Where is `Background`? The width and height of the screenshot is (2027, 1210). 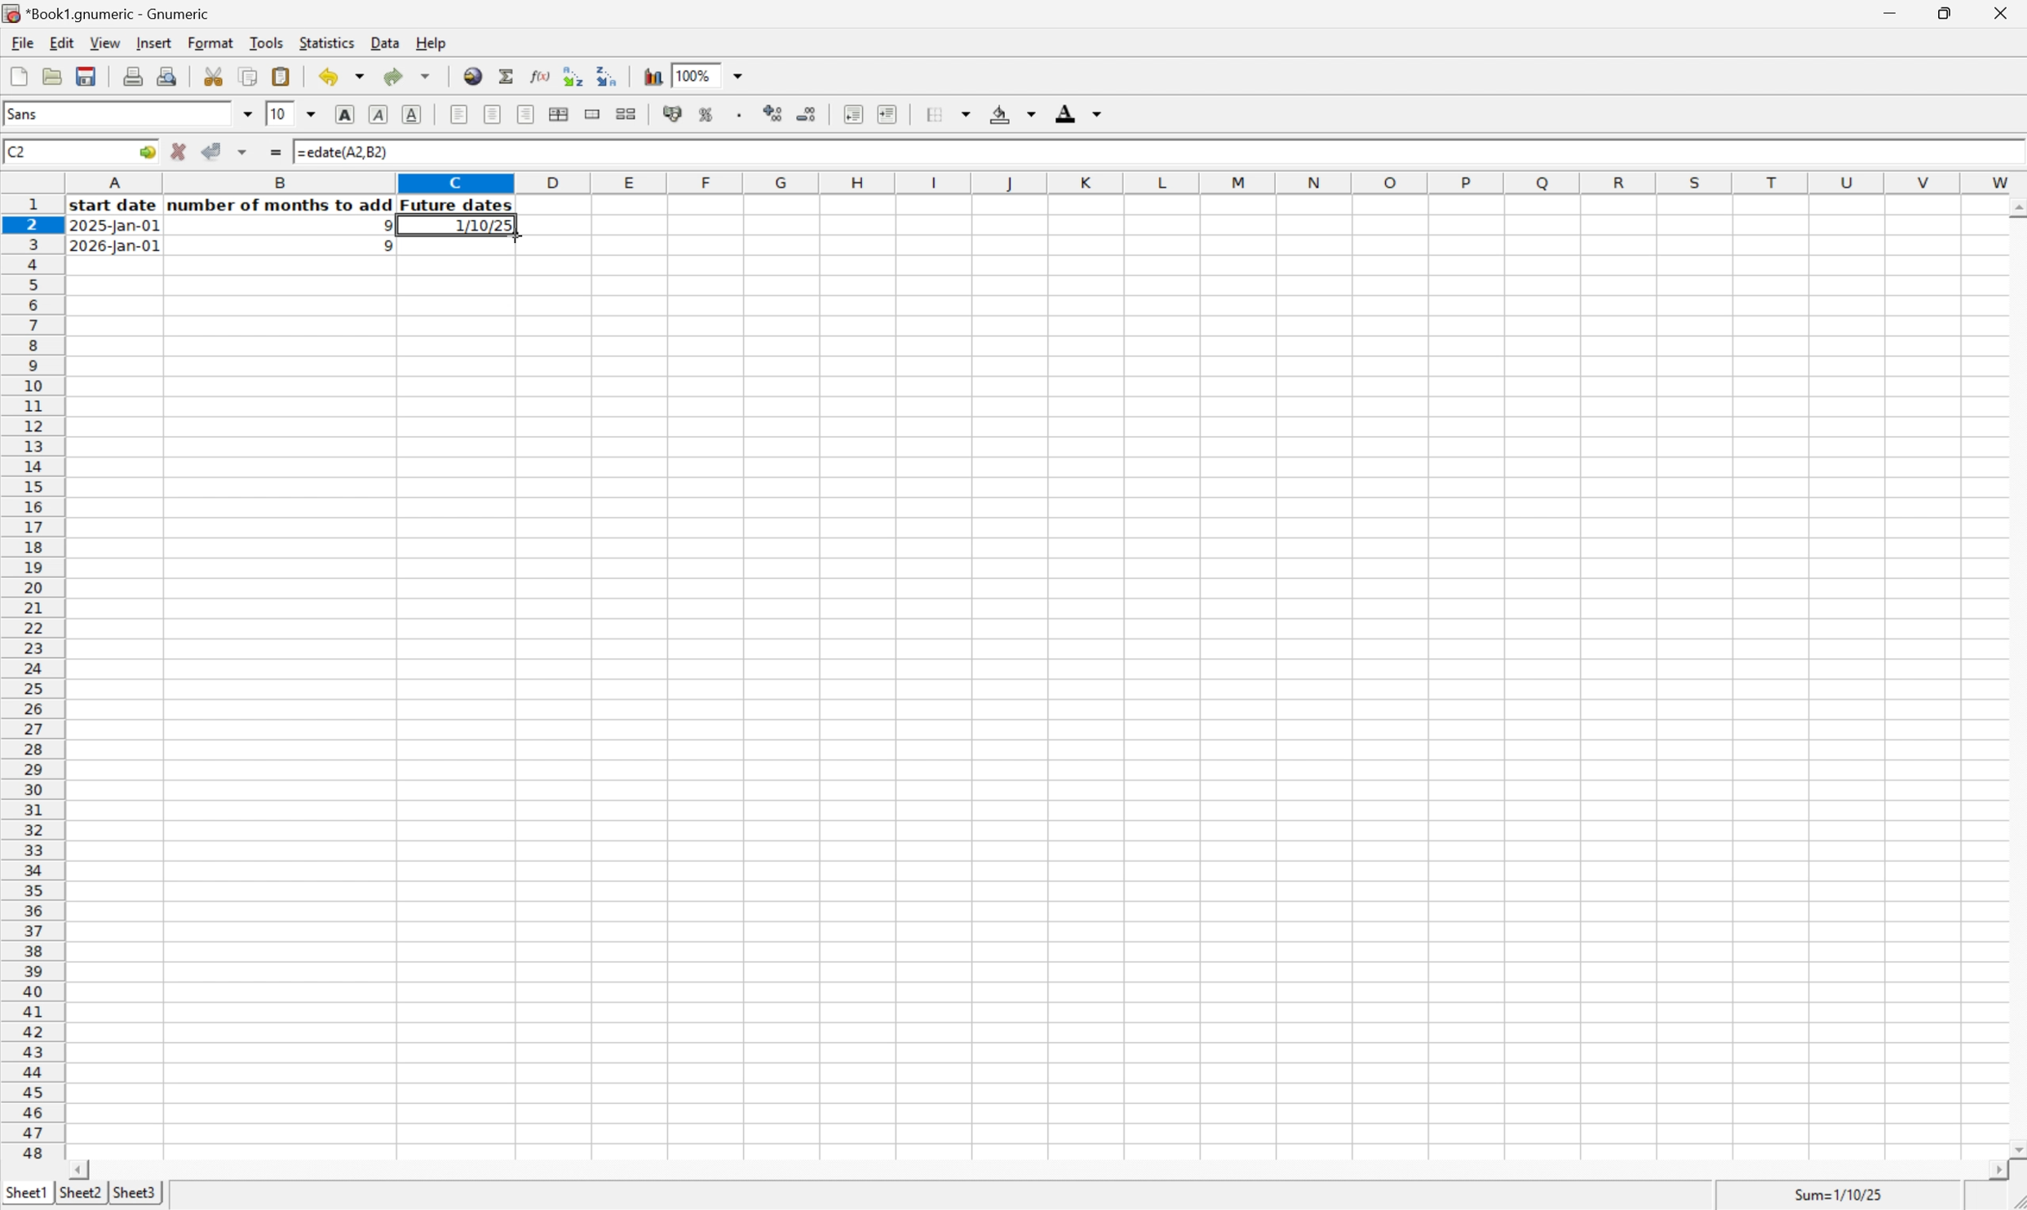
Background is located at coordinates (1012, 113).